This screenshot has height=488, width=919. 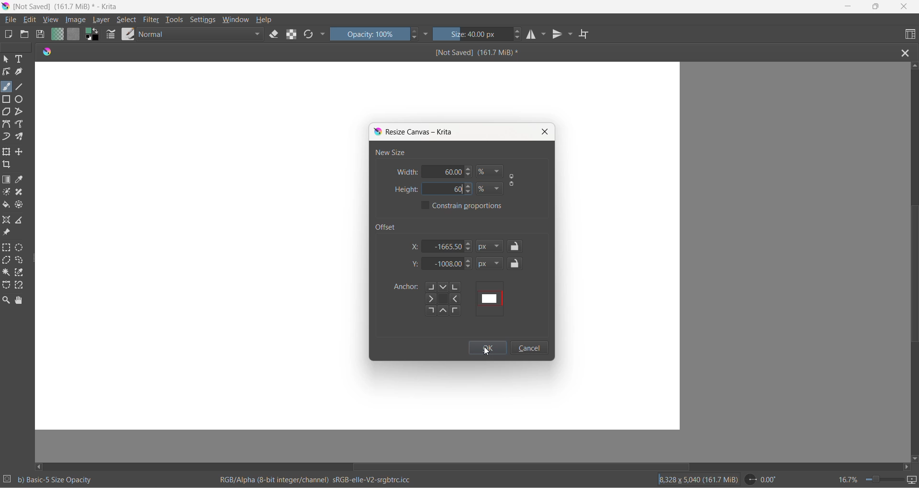 What do you see at coordinates (94, 36) in the screenshot?
I see `swap foreground and background colors` at bounding box center [94, 36].